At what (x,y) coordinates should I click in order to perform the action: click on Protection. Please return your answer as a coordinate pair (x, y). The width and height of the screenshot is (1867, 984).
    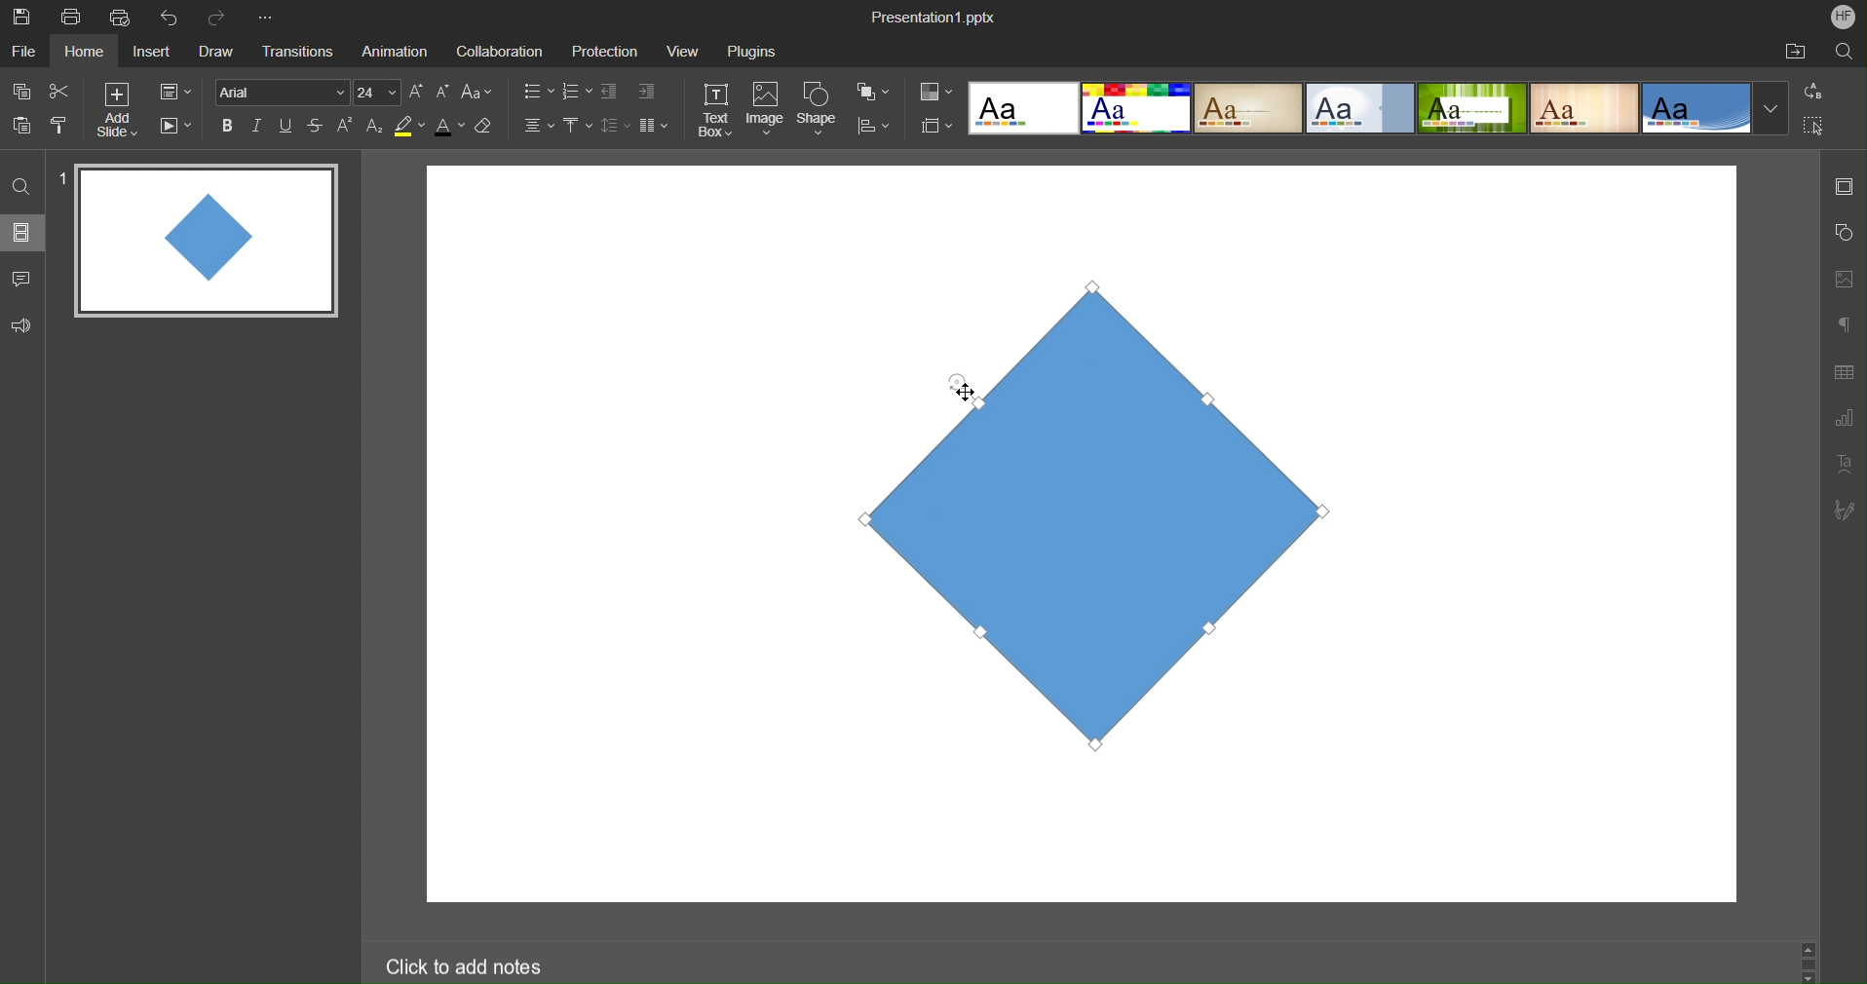
    Looking at the image, I should click on (607, 49).